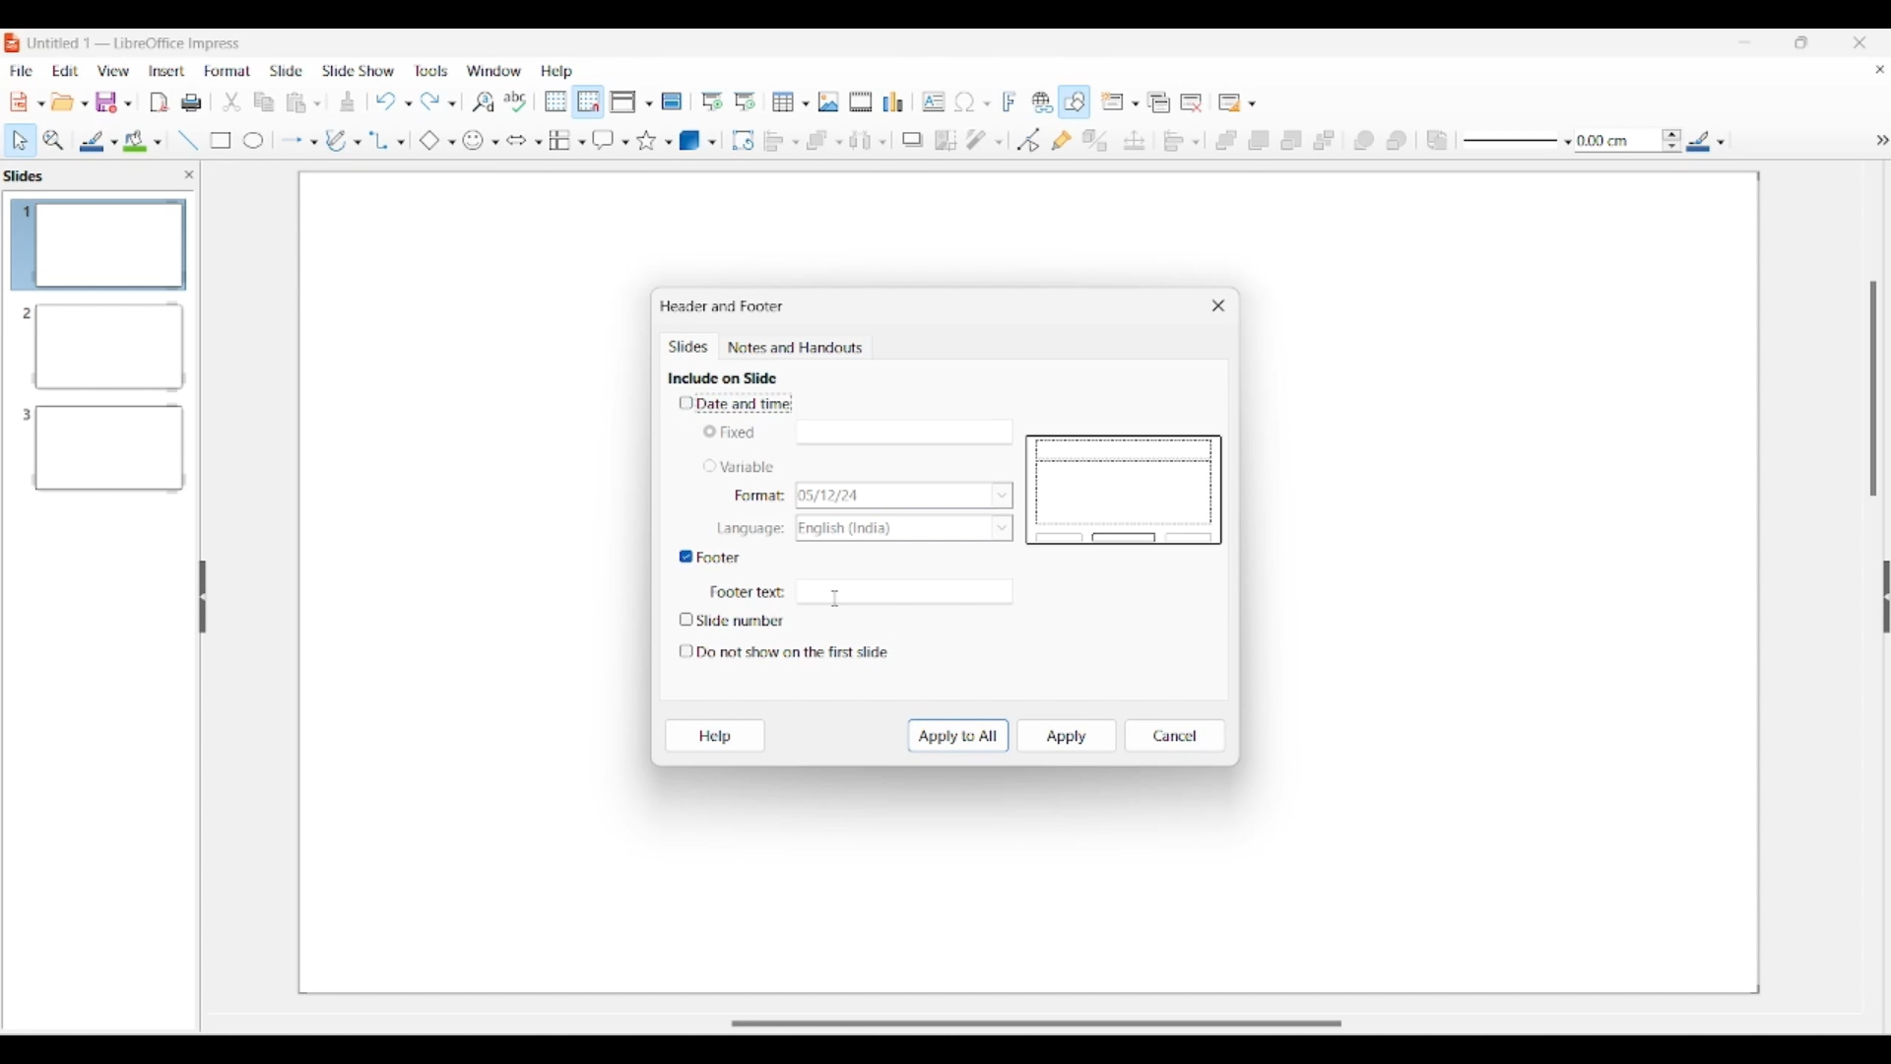 The width and height of the screenshot is (1891, 1064). Describe the element at coordinates (387, 141) in the screenshot. I see `Connector options` at that location.